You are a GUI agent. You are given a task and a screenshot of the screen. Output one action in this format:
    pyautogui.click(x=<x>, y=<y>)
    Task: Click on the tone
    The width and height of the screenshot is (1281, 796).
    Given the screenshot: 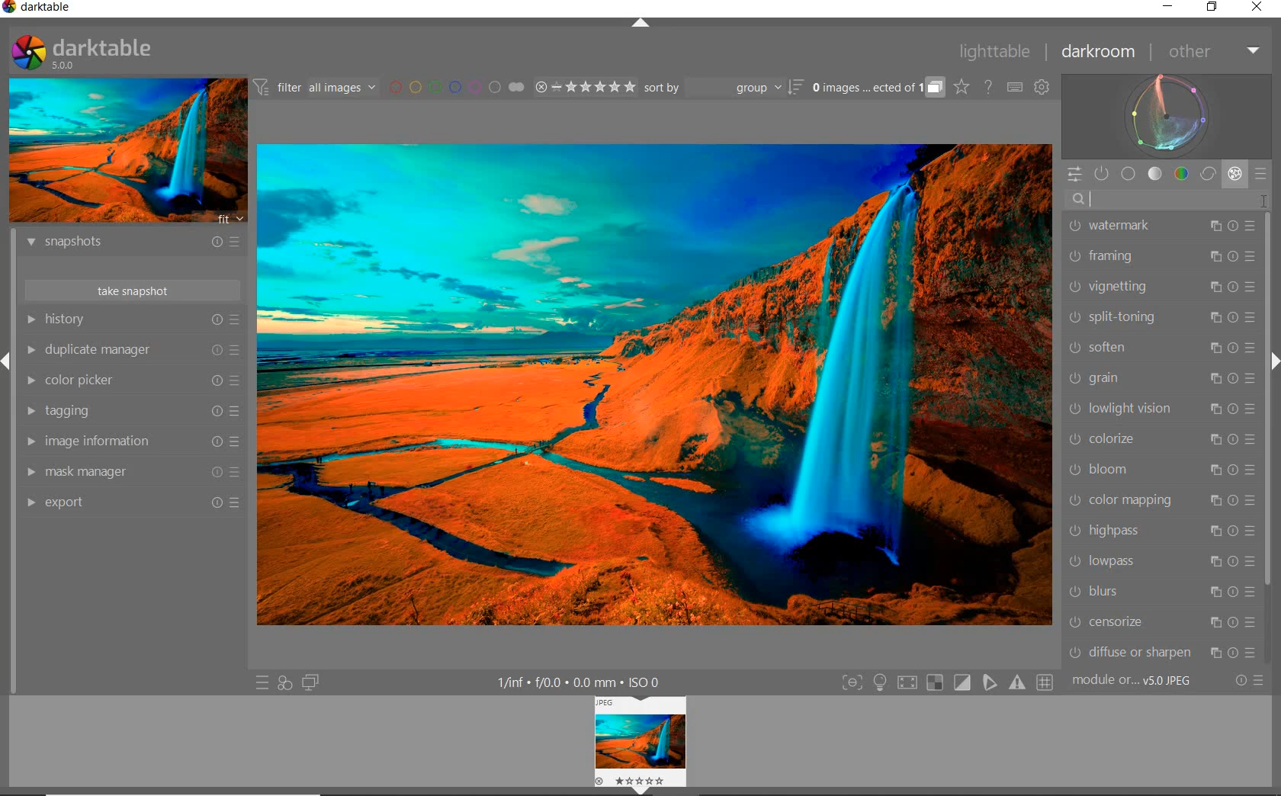 What is the action you would take?
    pyautogui.click(x=1155, y=174)
    